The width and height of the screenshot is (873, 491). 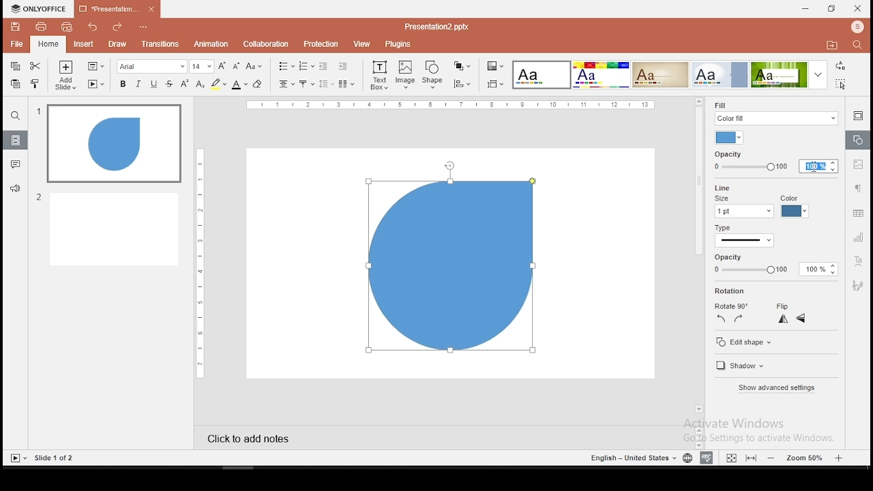 I want to click on flip, so click(x=783, y=307).